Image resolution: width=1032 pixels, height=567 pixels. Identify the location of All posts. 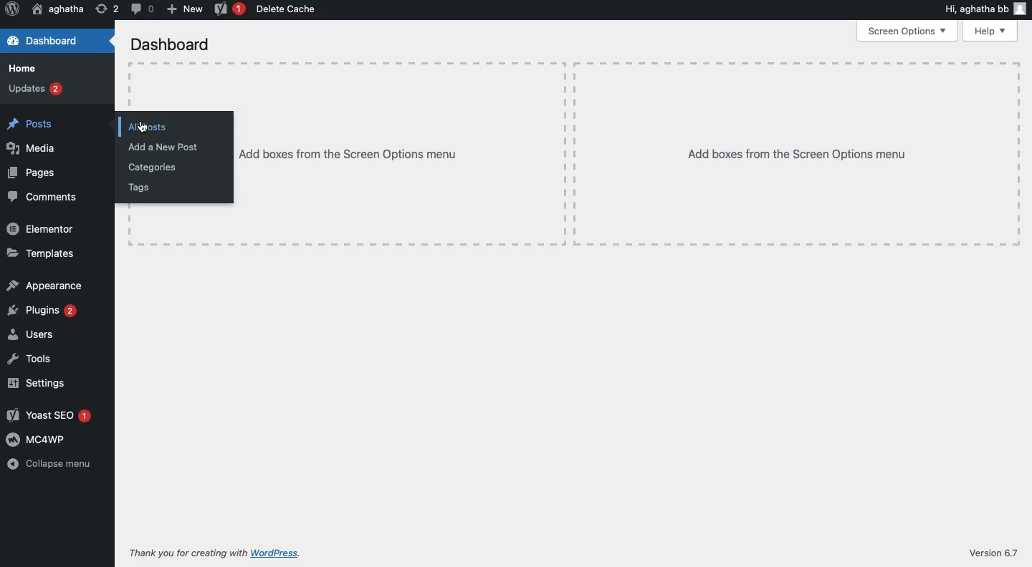
(150, 127).